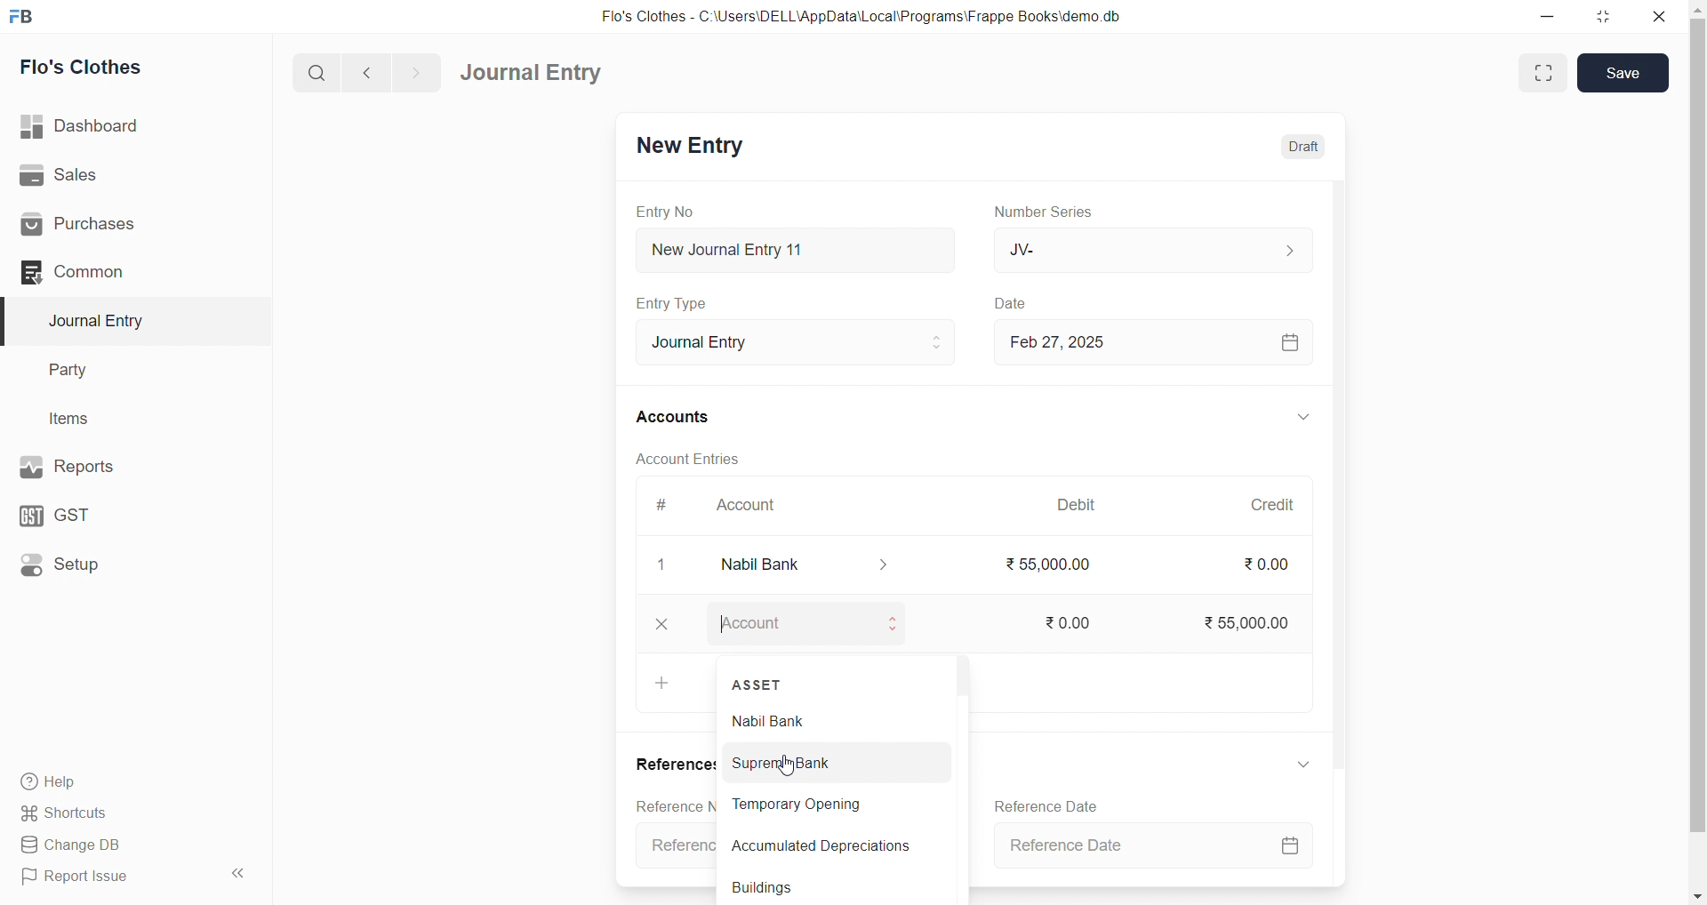  I want to click on ₹0.00, so click(1278, 565).